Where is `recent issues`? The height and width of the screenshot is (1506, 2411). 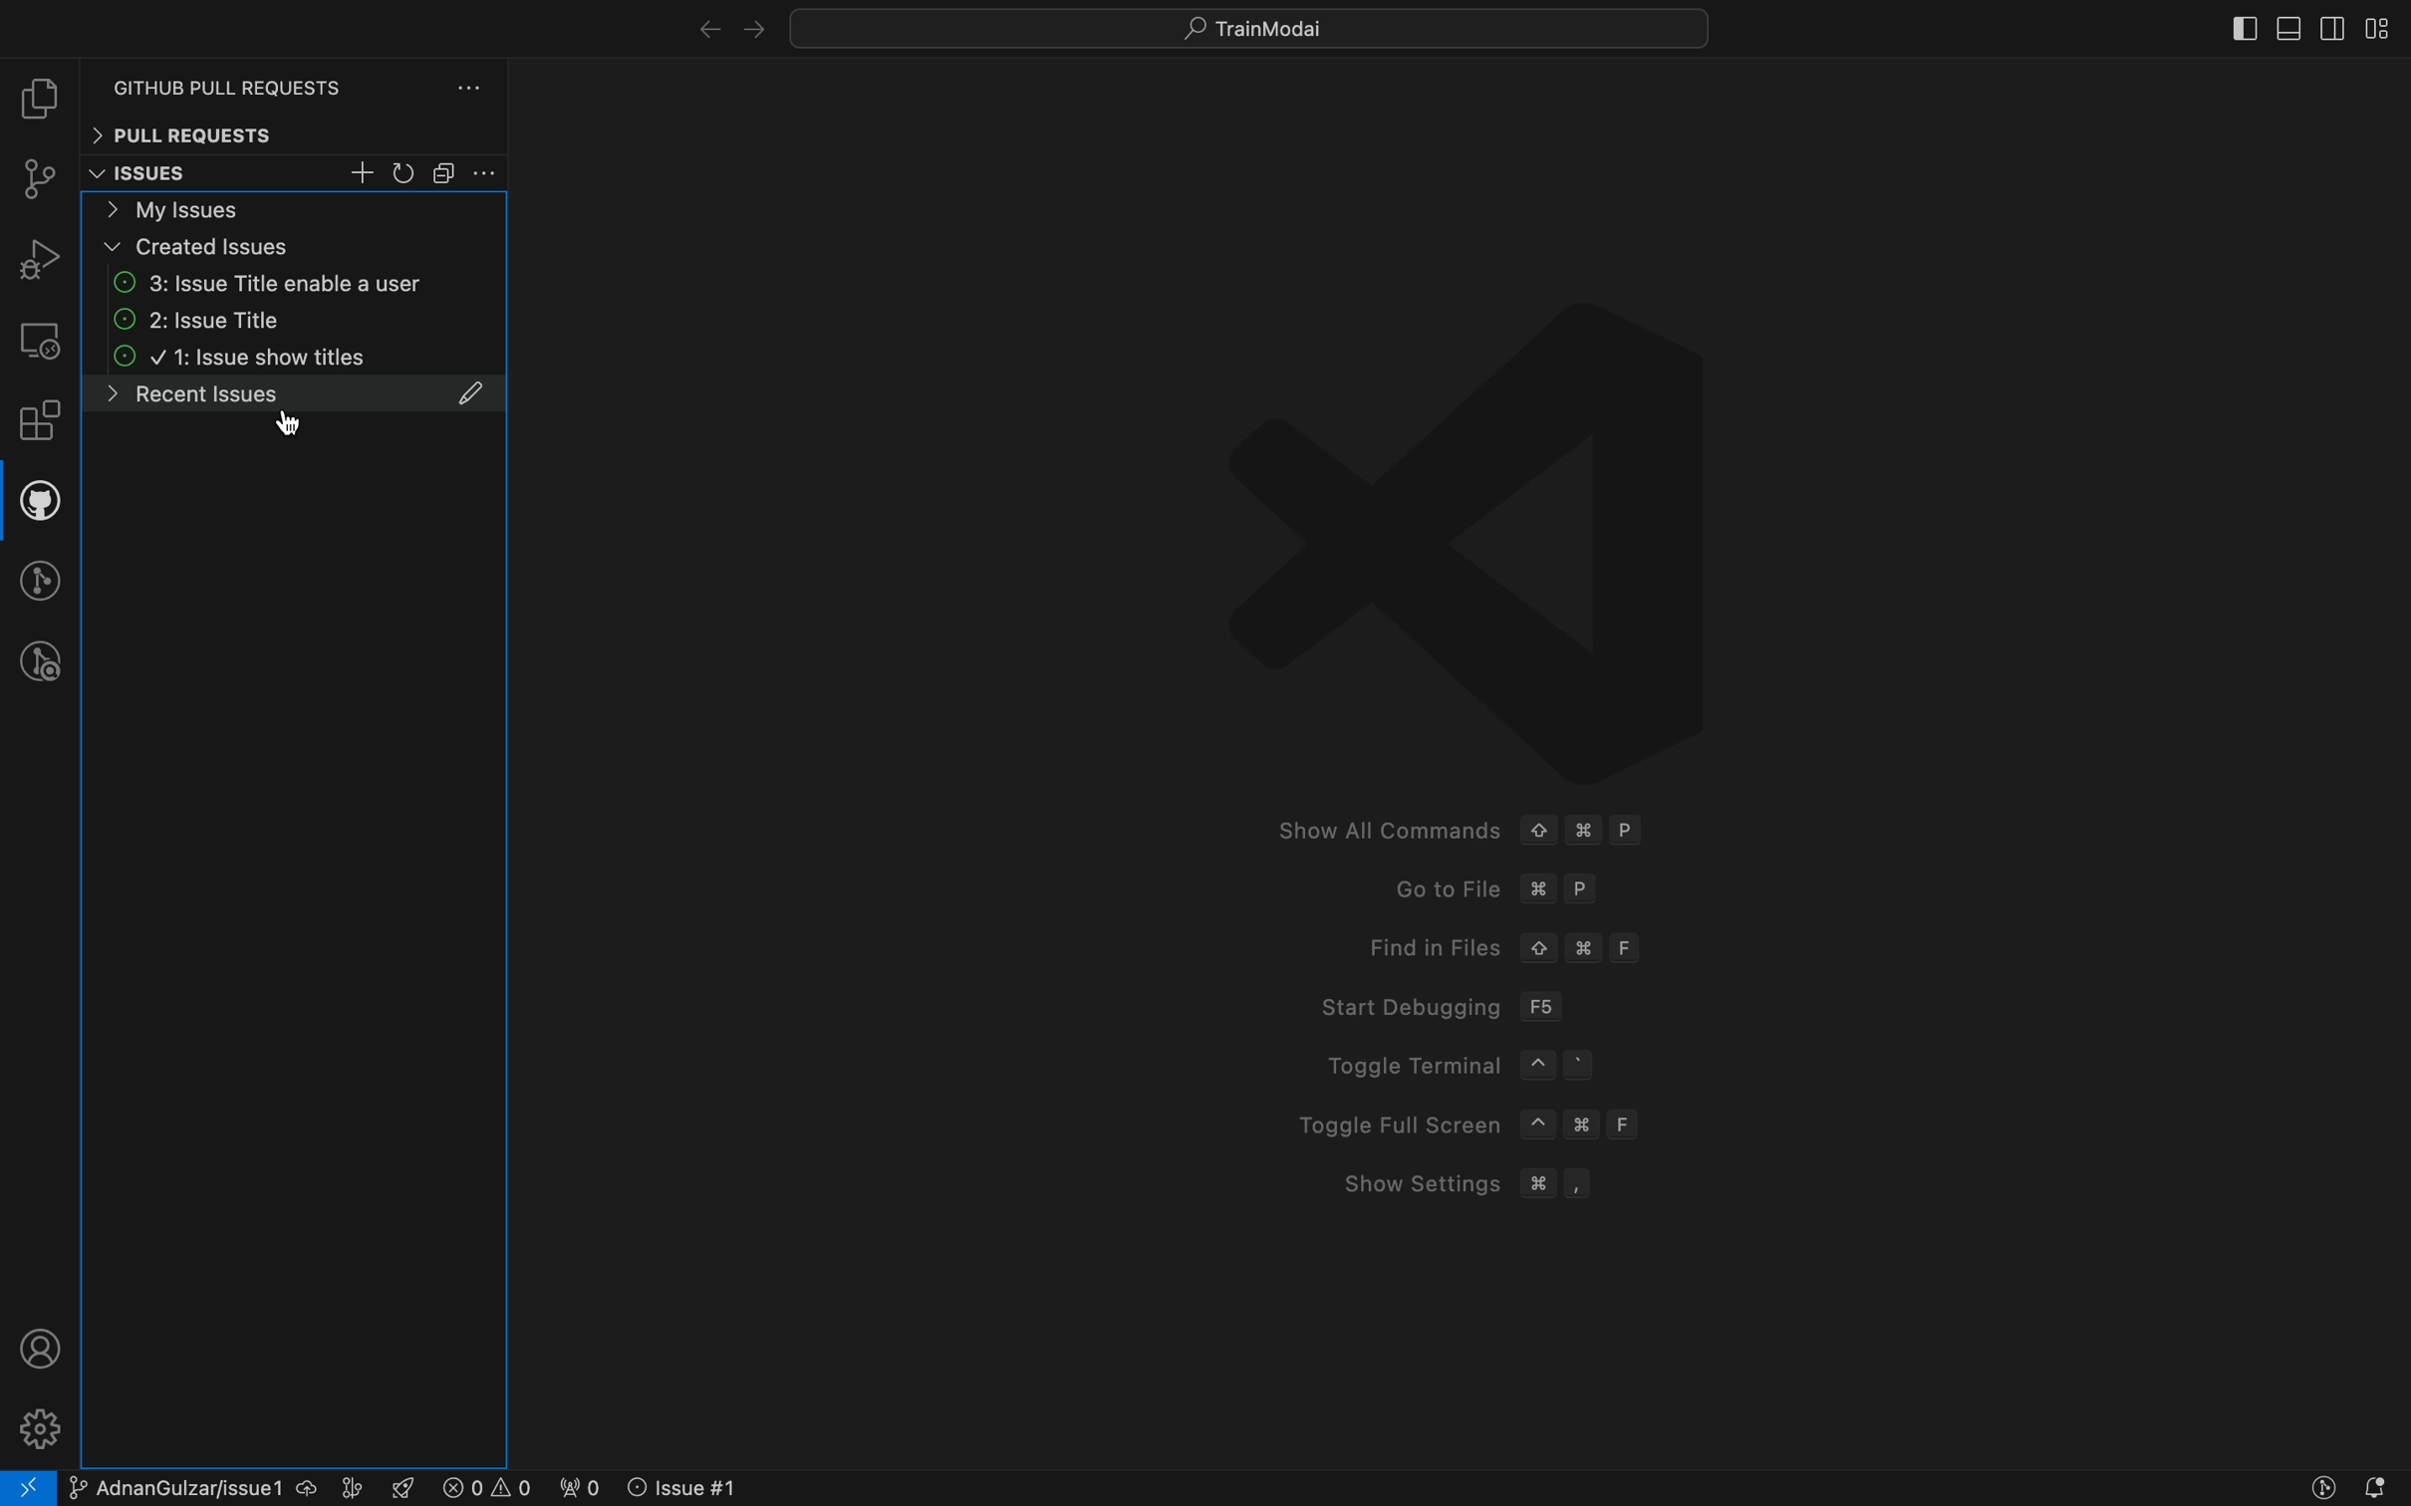
recent issues is located at coordinates (294, 283).